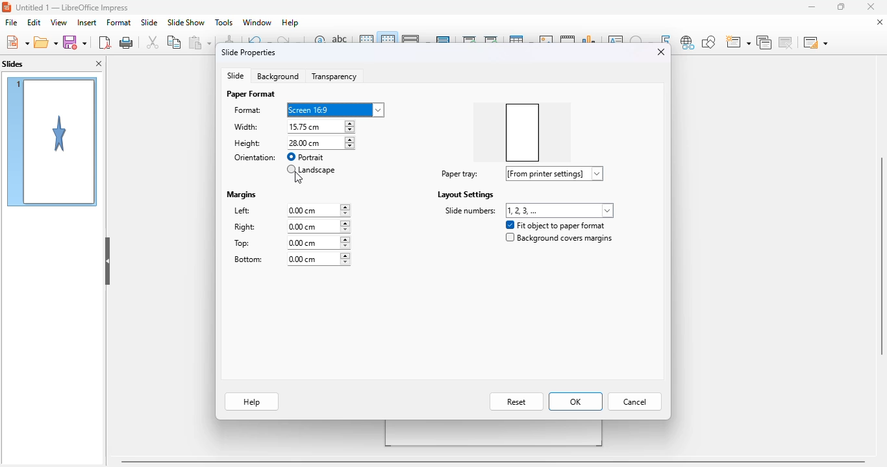 This screenshot has height=467, width=887. Describe the element at coordinates (249, 52) in the screenshot. I see `slide properties` at that location.